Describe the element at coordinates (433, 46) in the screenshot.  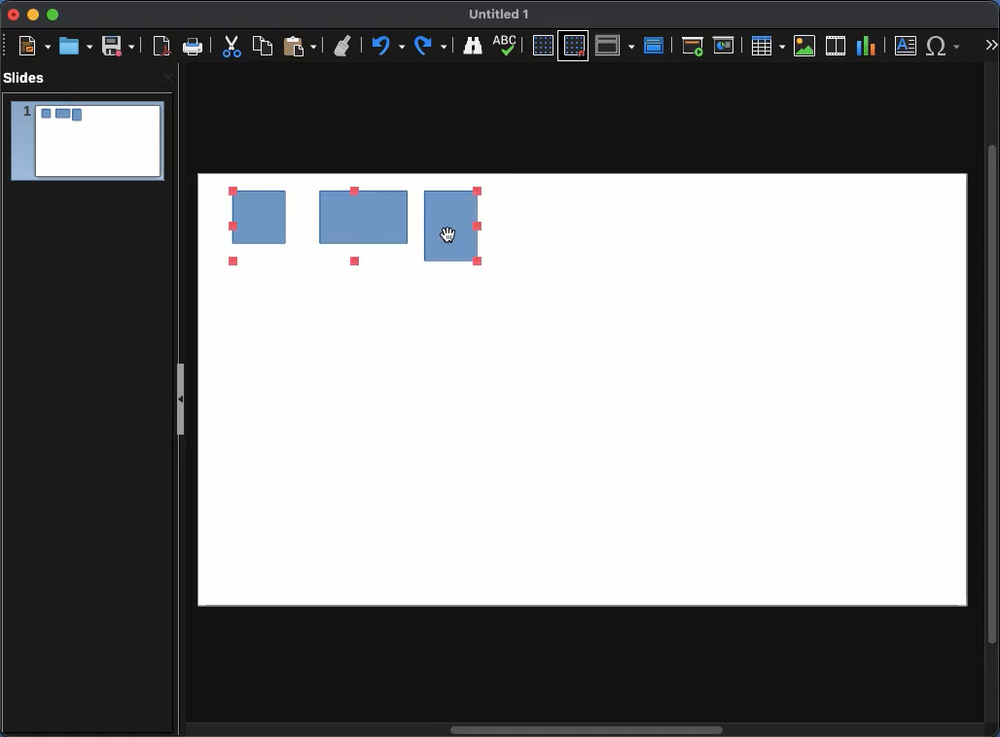
I see `Redo` at that location.